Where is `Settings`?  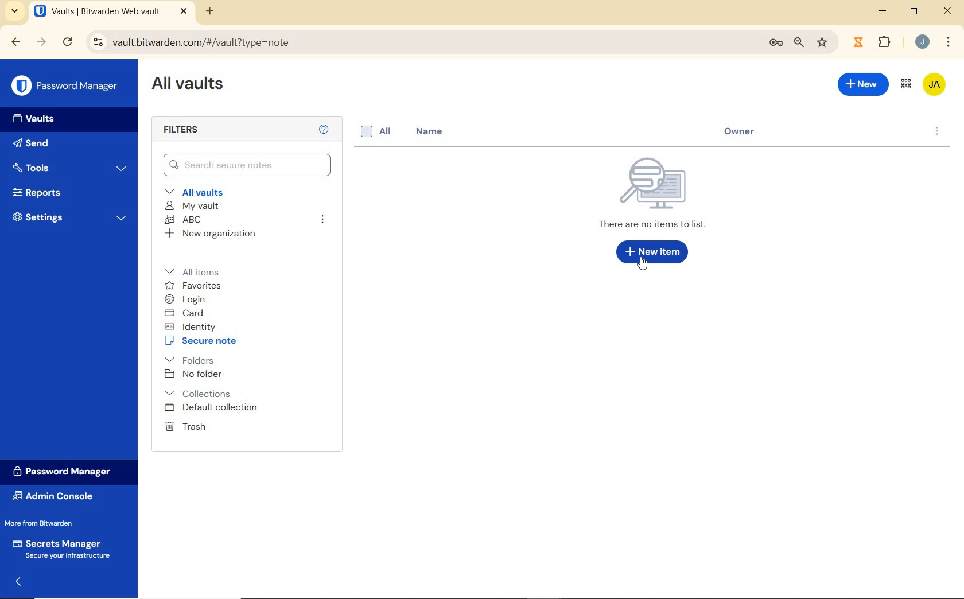 Settings is located at coordinates (68, 217).